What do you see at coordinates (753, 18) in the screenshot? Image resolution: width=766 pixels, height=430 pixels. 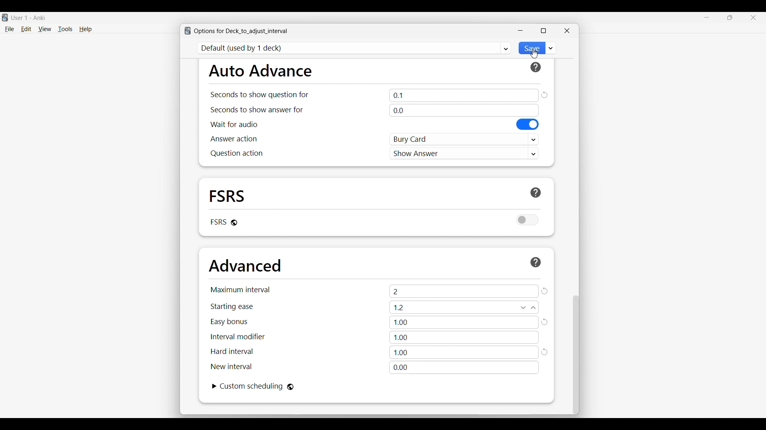 I see `Close interface` at bounding box center [753, 18].